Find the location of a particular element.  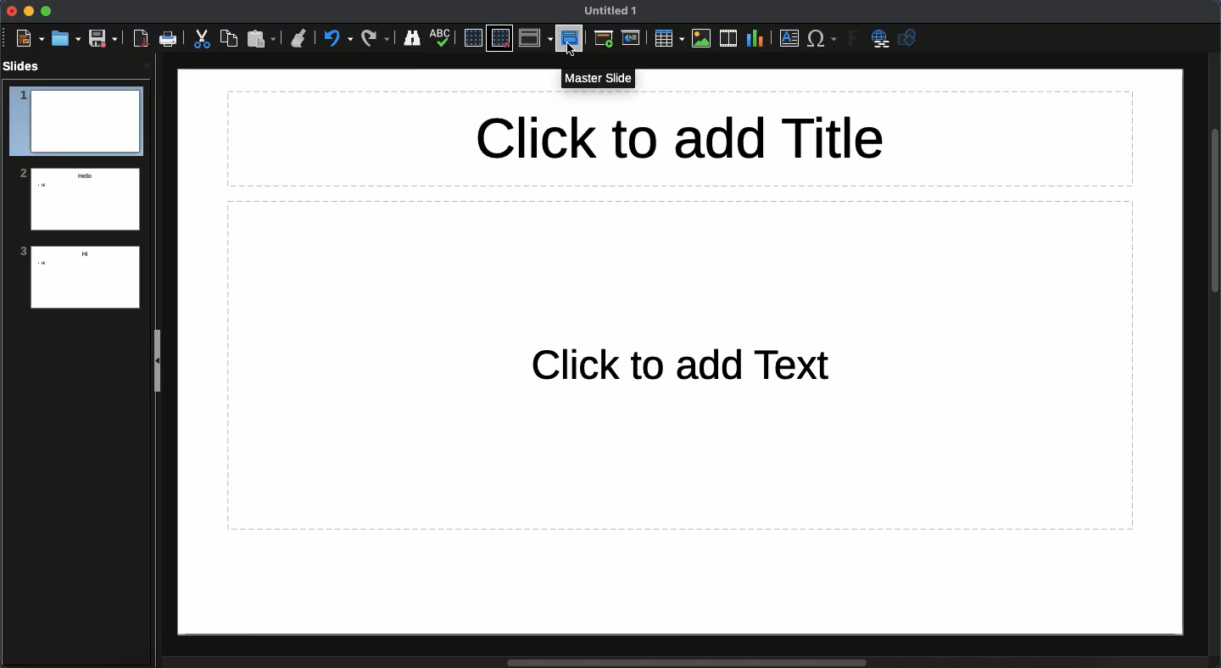

Clone formatting is located at coordinates (301, 39).